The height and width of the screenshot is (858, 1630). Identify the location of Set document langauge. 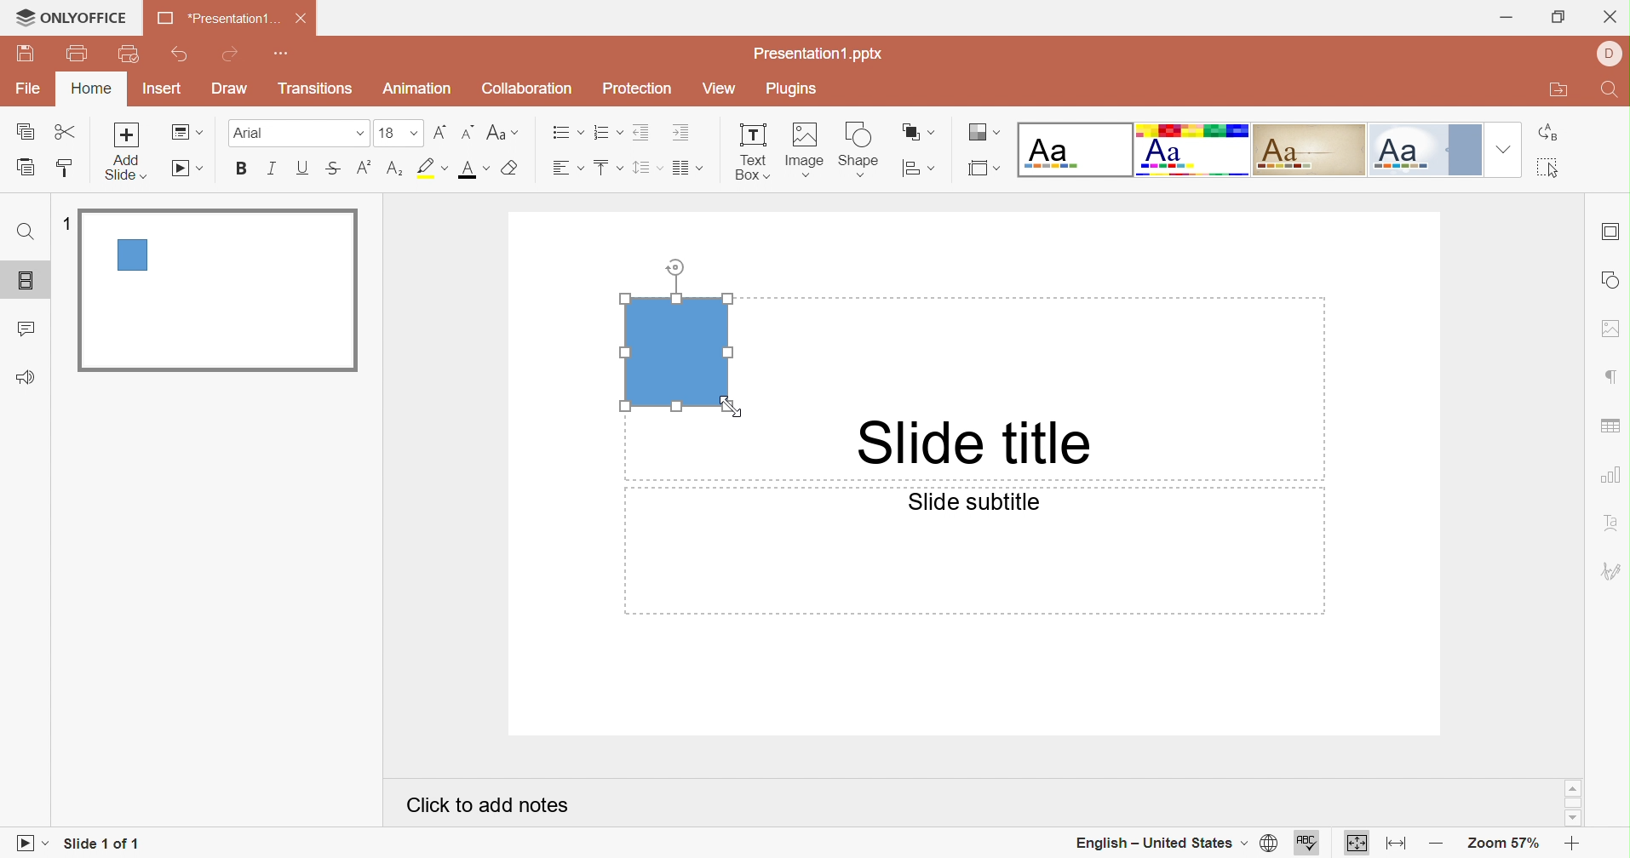
(1268, 844).